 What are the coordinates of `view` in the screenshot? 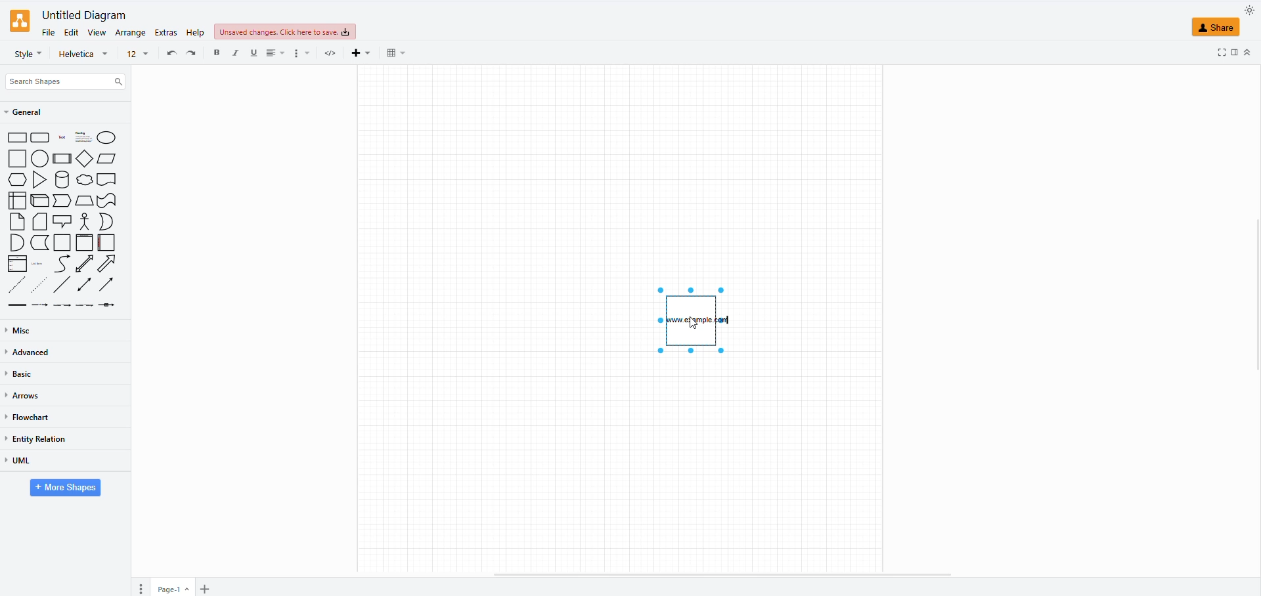 It's located at (97, 33).